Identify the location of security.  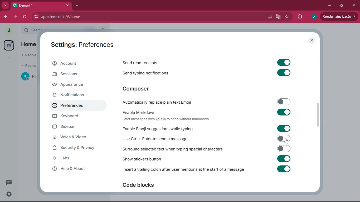
(78, 148).